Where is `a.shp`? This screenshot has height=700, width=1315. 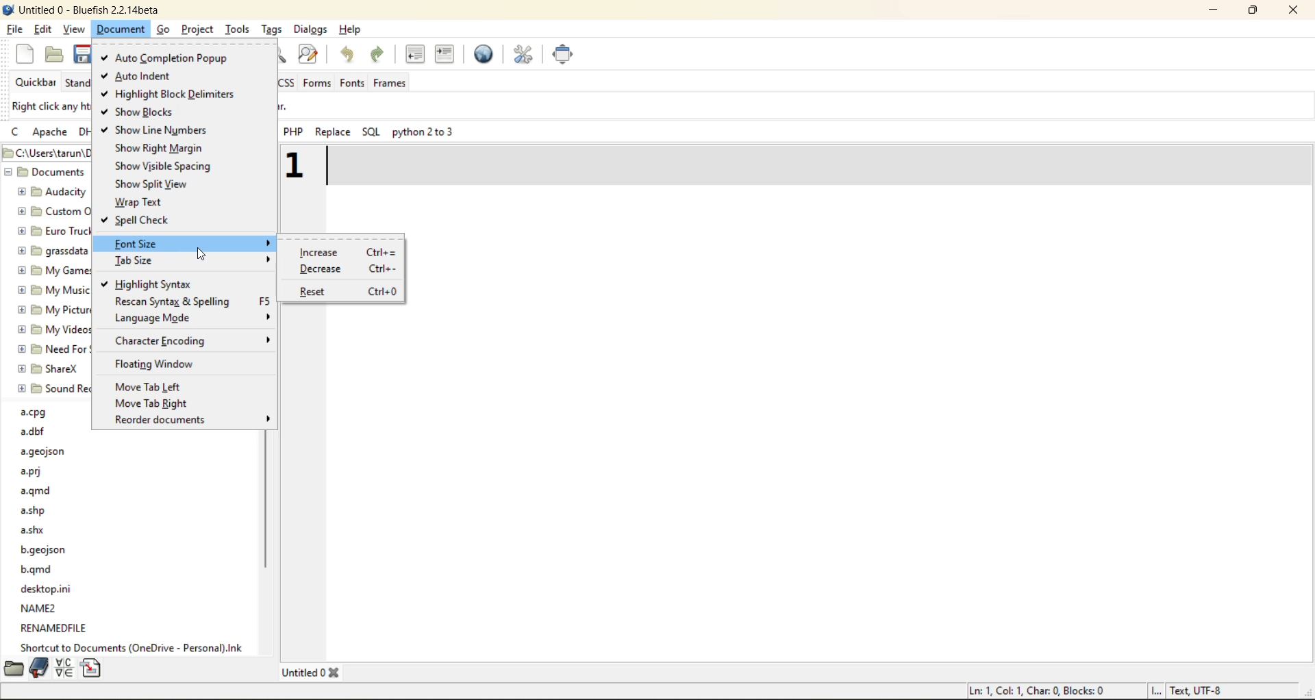 a.shp is located at coordinates (36, 510).